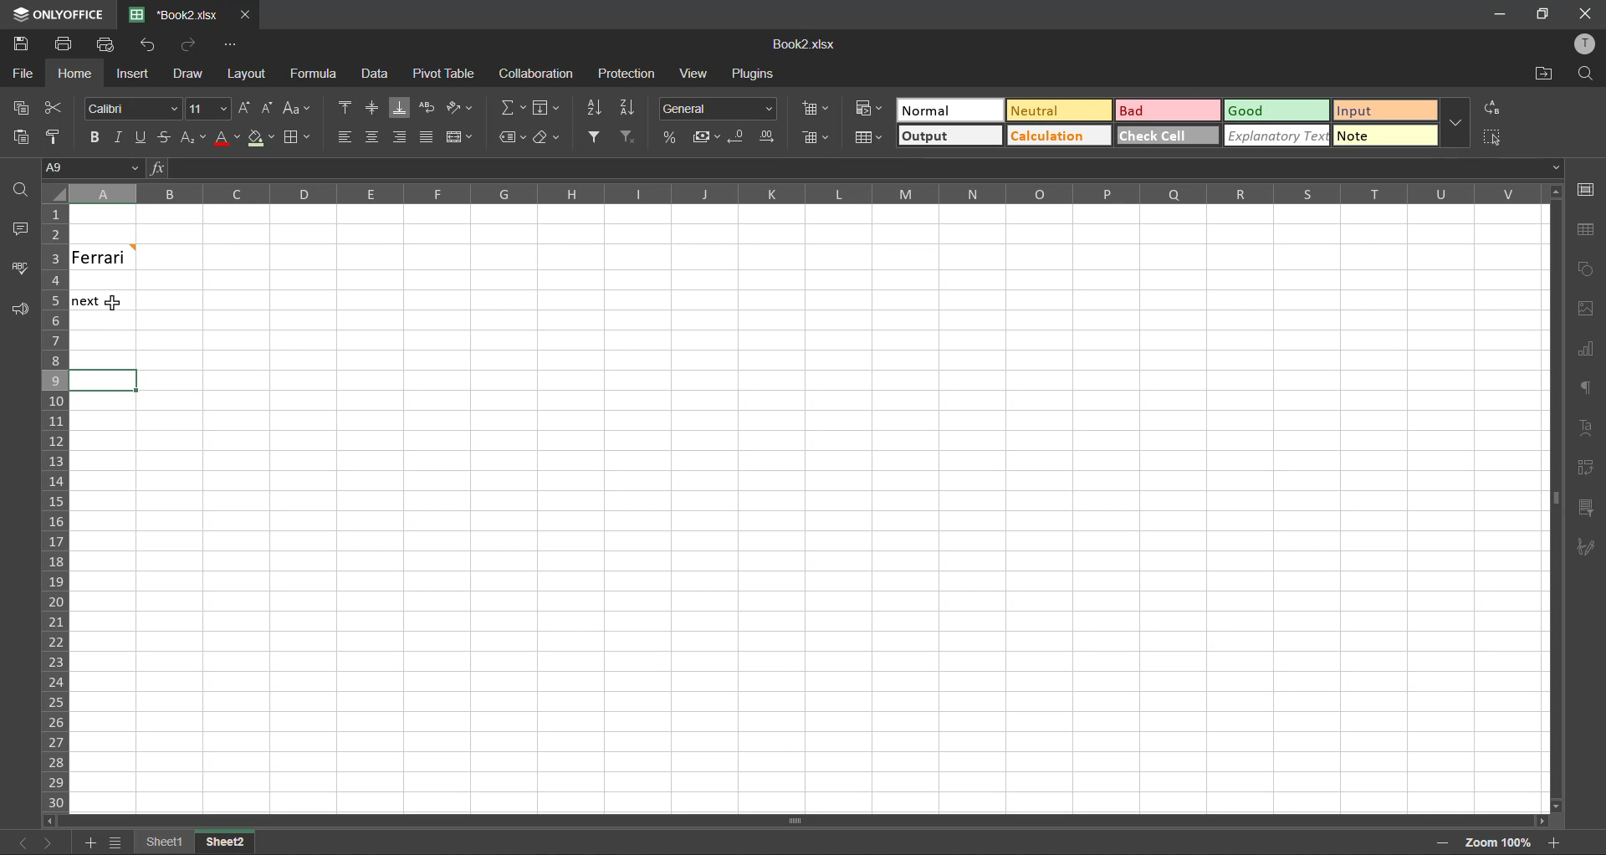  I want to click on filter, so click(593, 135).